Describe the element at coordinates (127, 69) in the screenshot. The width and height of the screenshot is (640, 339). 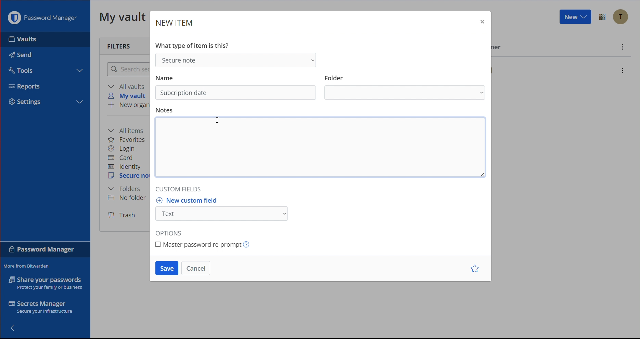
I see `Search secure notes` at that location.